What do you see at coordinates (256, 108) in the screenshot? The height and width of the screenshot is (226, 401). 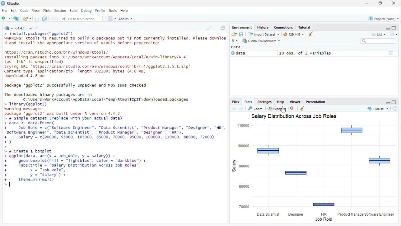 I see `Zoom` at bounding box center [256, 108].